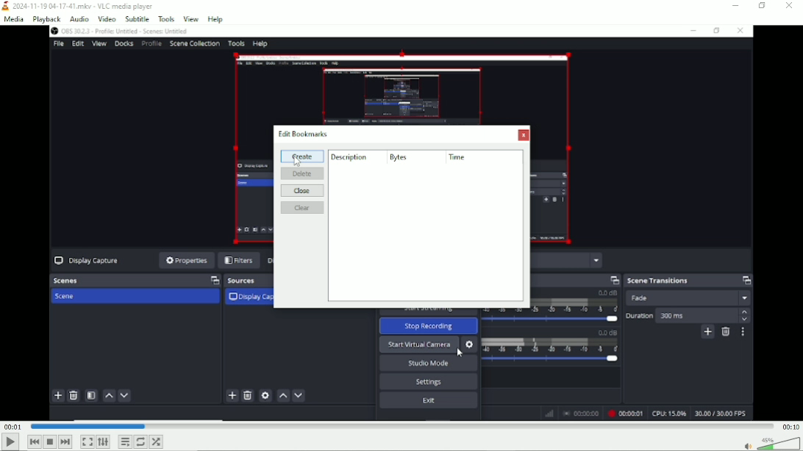  What do you see at coordinates (304, 208) in the screenshot?
I see `Clear` at bounding box center [304, 208].